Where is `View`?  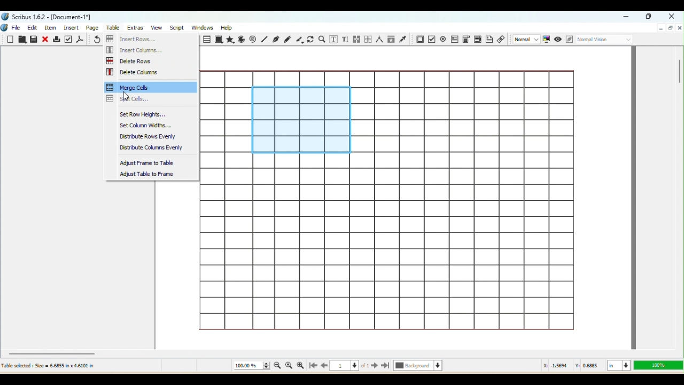 View is located at coordinates (155, 28).